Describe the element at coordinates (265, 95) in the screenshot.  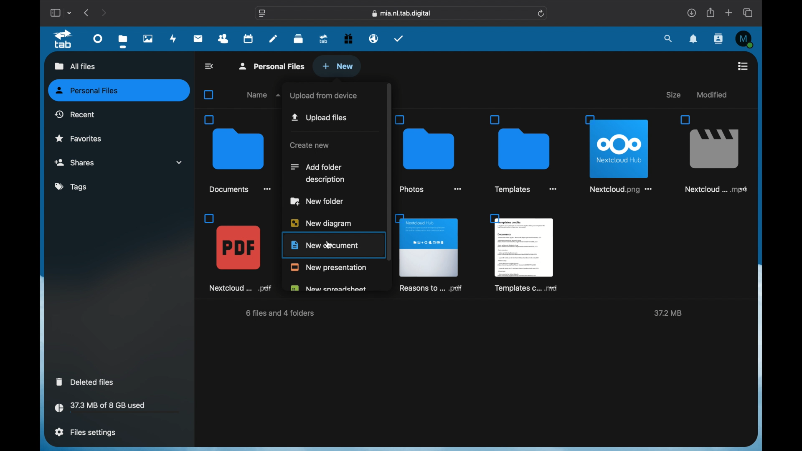
I see `name` at that location.